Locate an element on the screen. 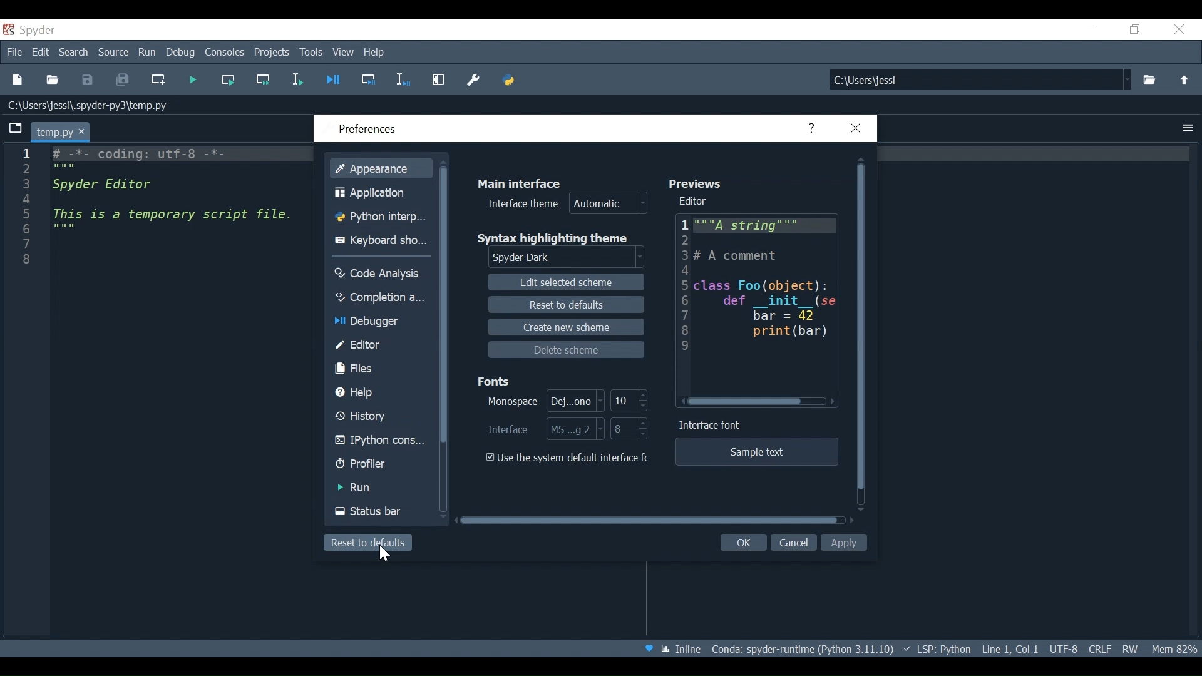 The image size is (1202, 676). Editor is located at coordinates (694, 202).